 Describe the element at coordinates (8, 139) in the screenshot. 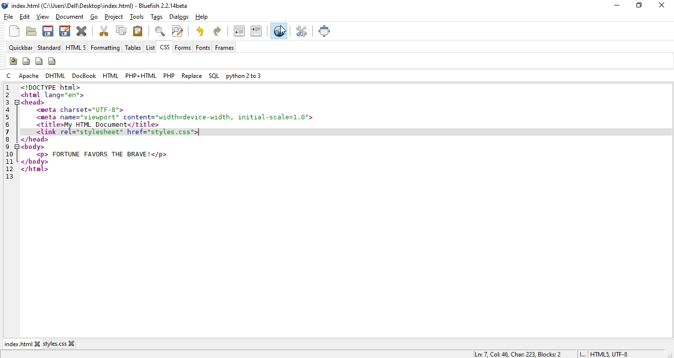

I see `8` at that location.